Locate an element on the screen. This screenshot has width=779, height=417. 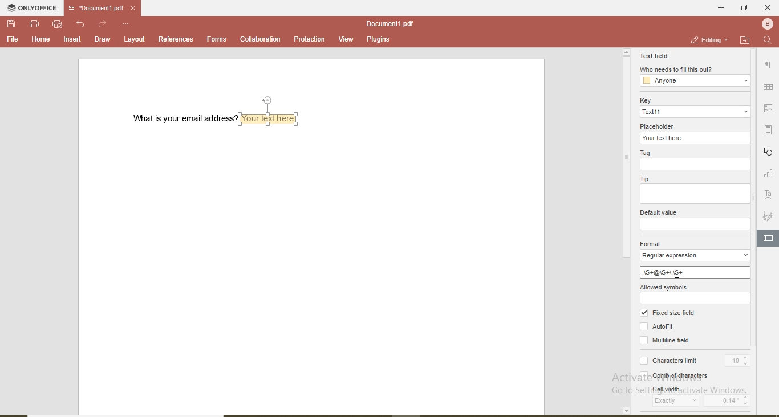
text field  is located at coordinates (654, 55).